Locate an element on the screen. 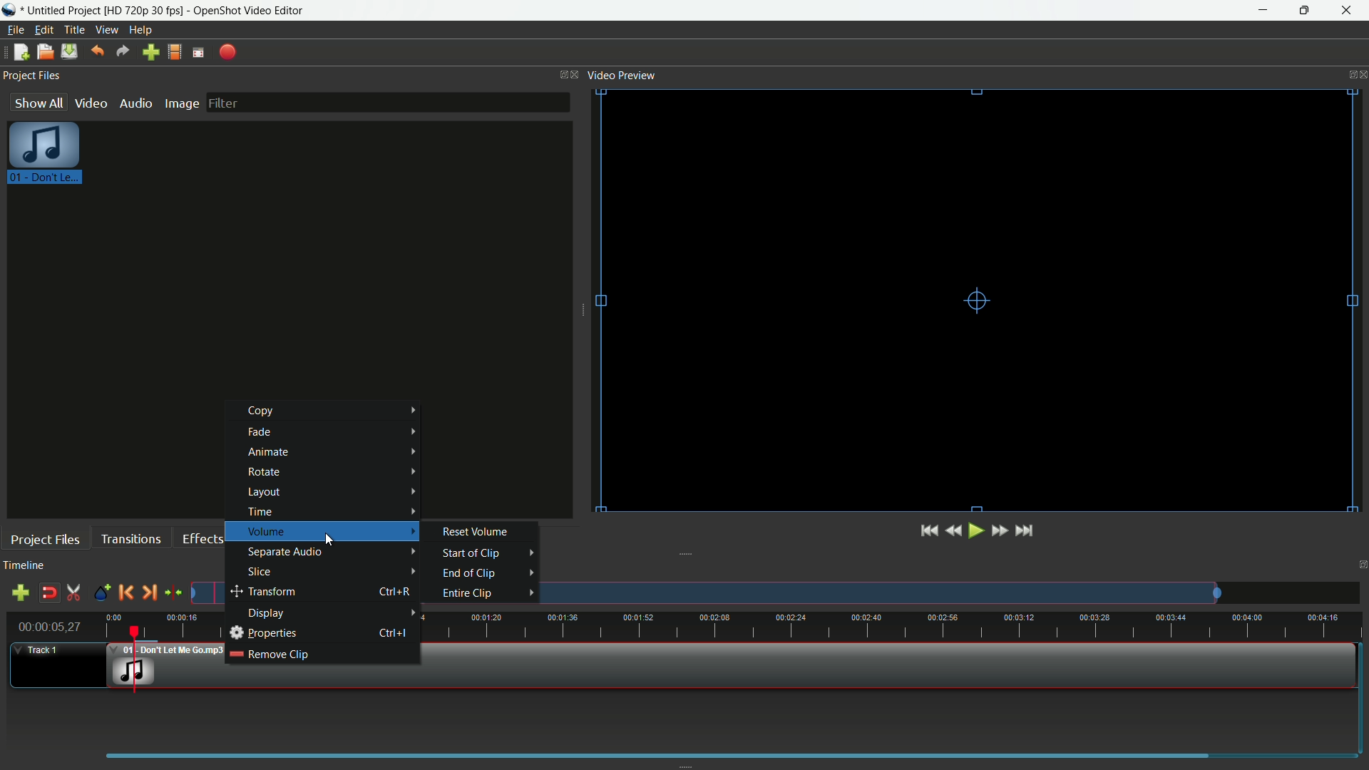 Image resolution: width=1369 pixels, height=770 pixels. quickly play forward is located at coordinates (1000, 530).